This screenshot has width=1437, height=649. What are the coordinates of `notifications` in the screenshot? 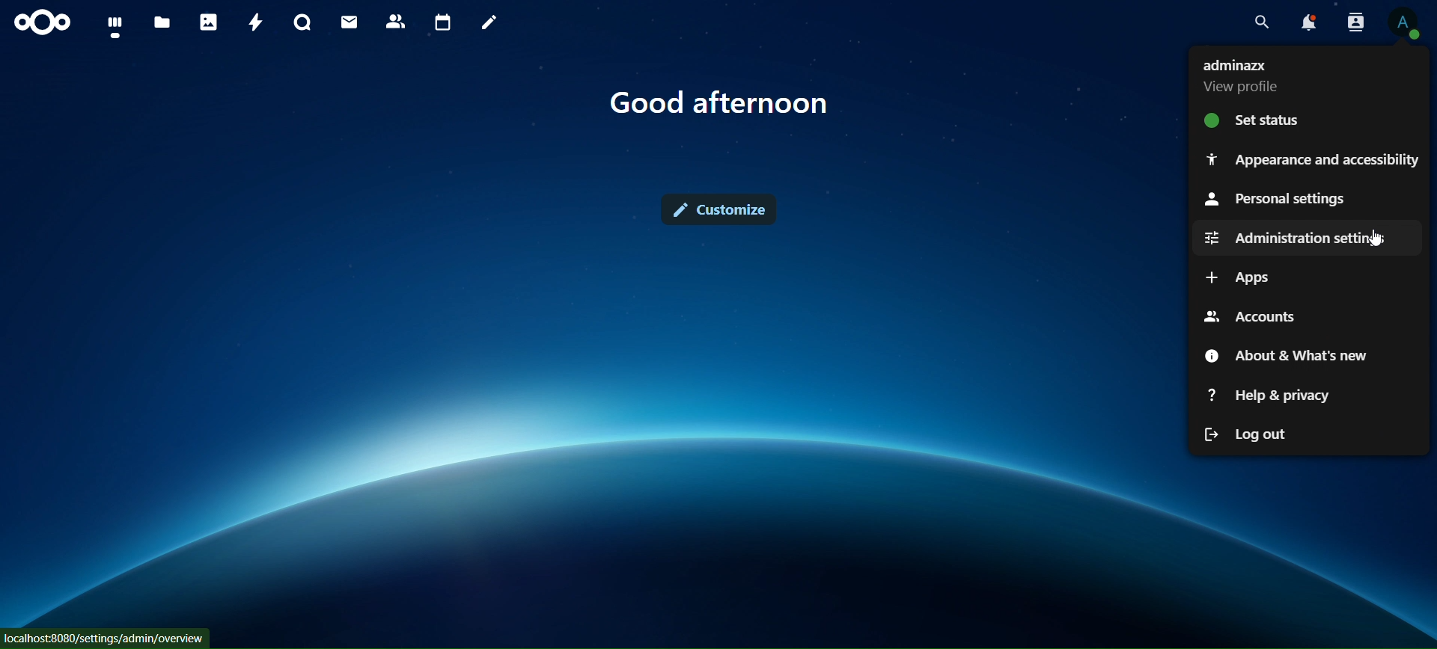 It's located at (1306, 22).